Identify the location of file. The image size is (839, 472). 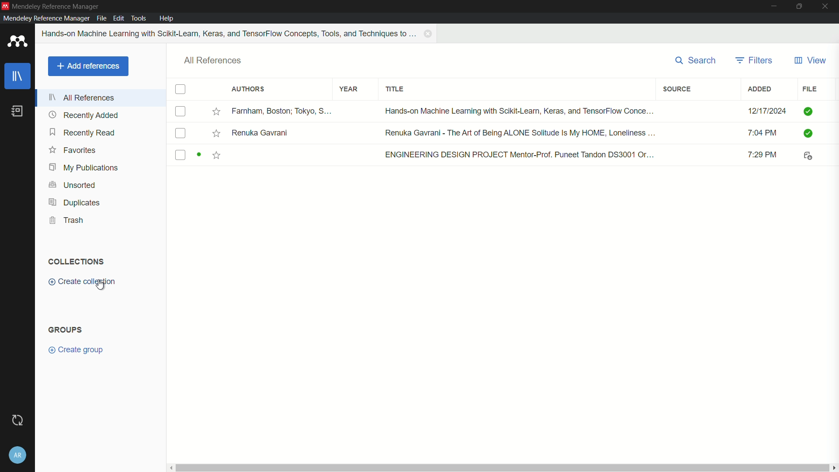
(809, 89).